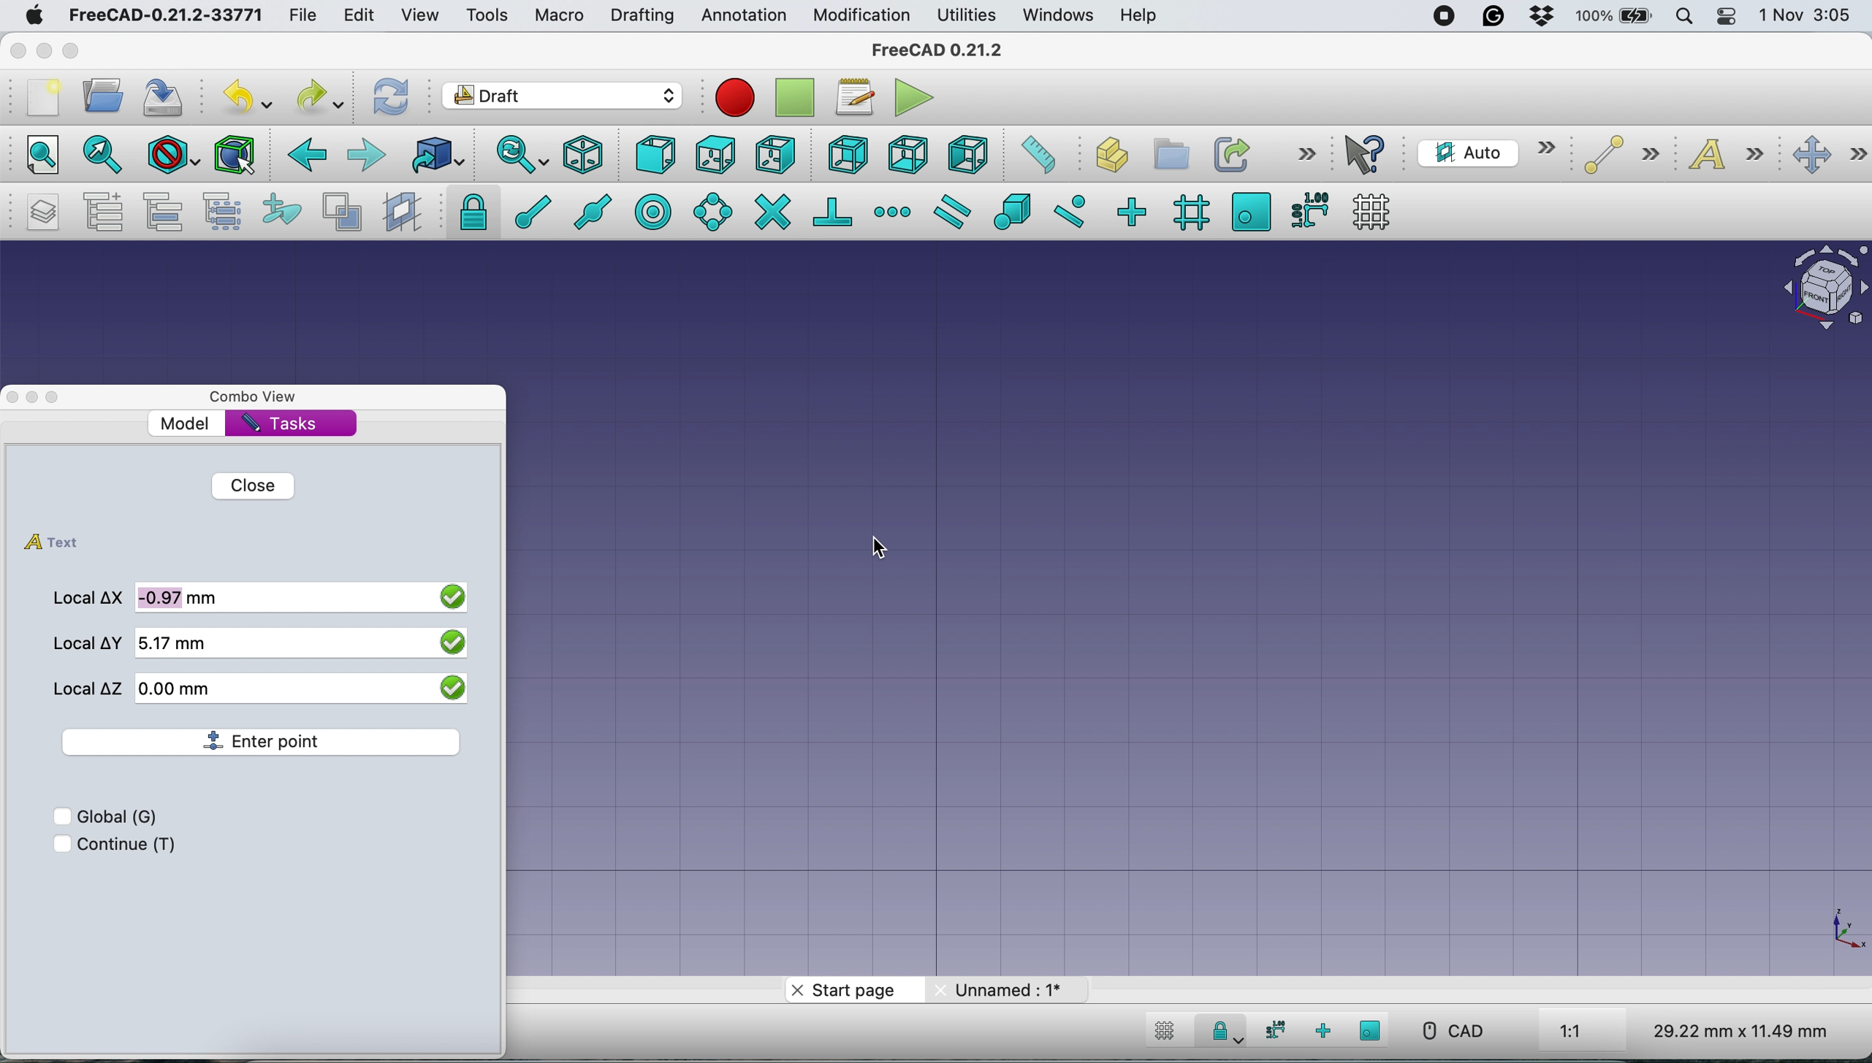 The width and height of the screenshot is (1872, 1063). I want to click on dimensions, so click(1735, 1030).